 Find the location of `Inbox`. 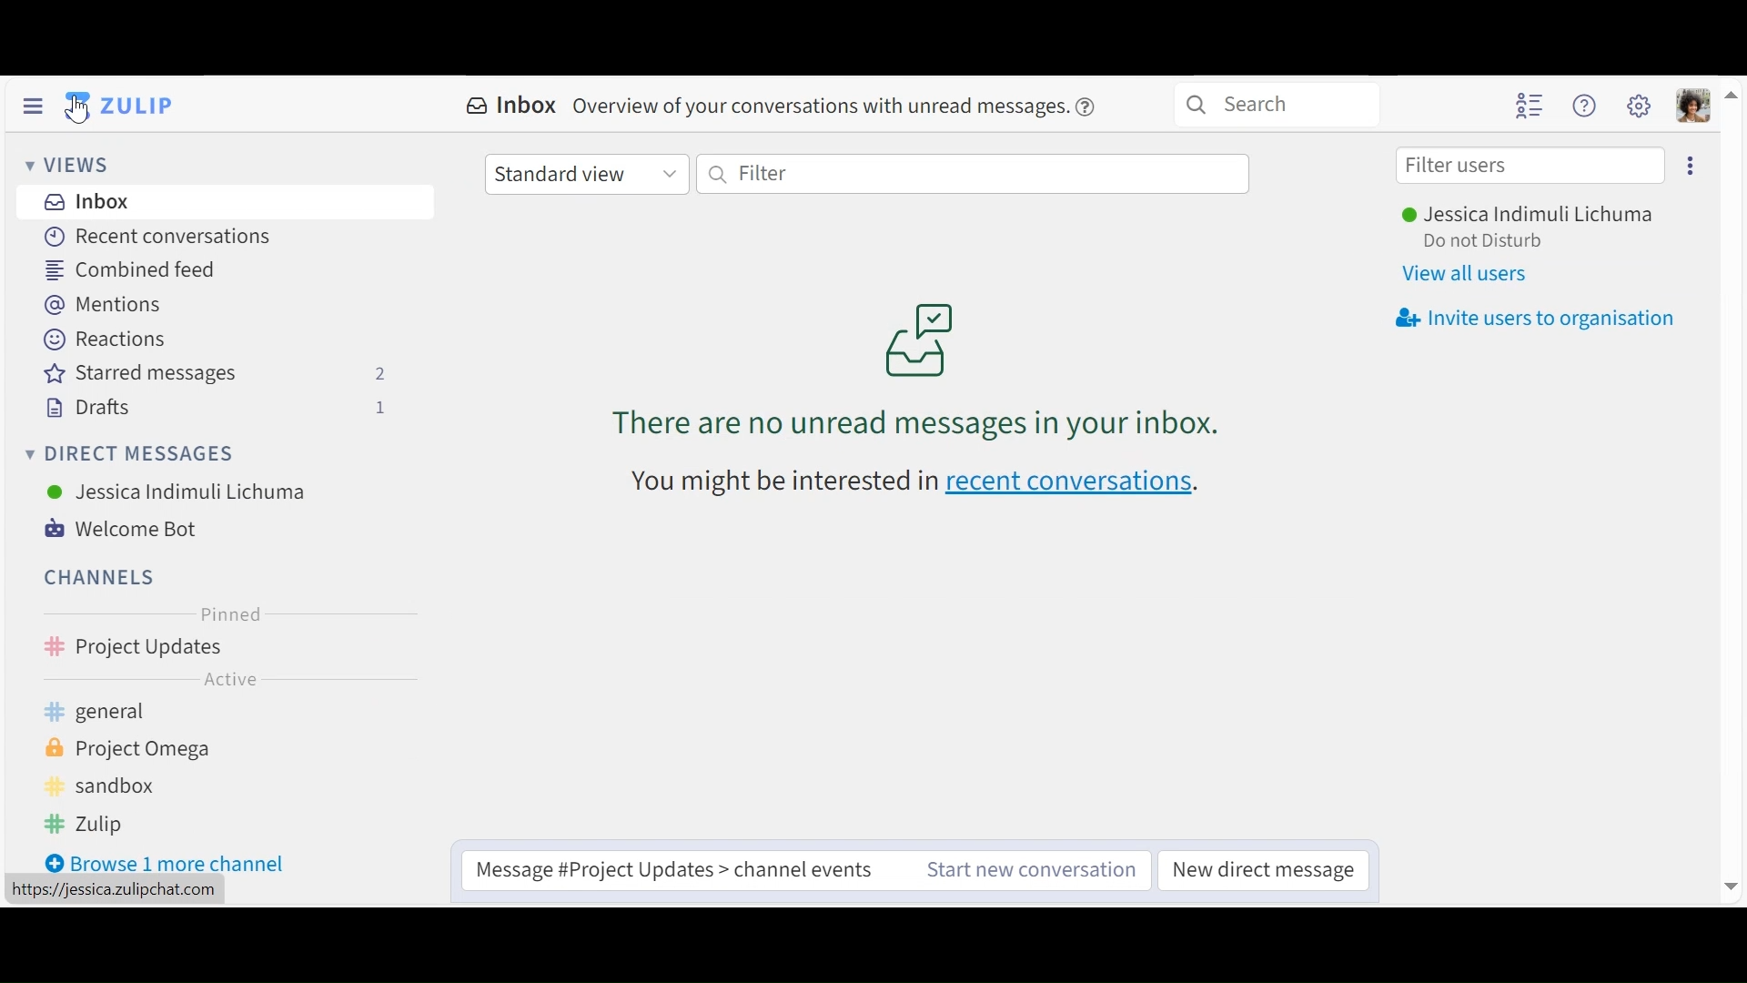

Inbox is located at coordinates (163, 201).